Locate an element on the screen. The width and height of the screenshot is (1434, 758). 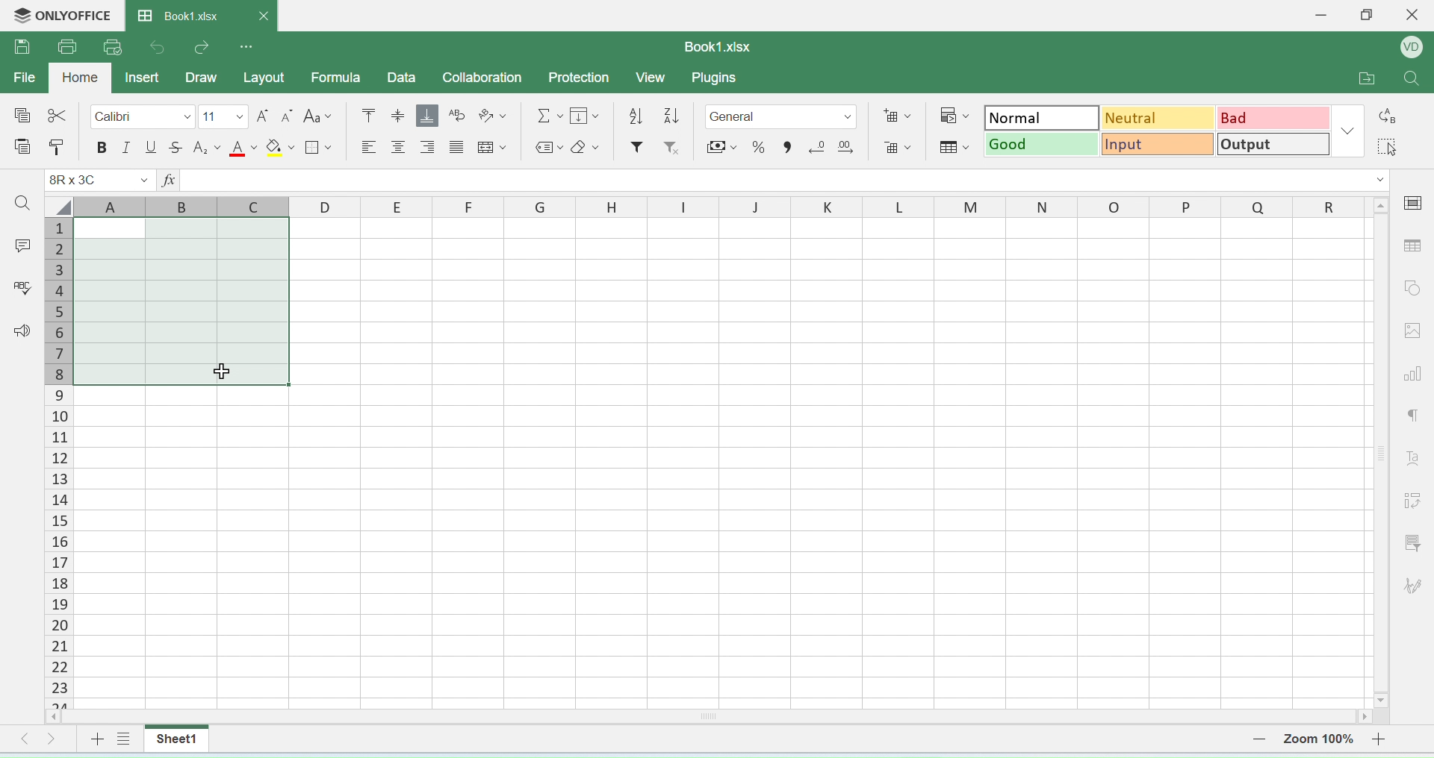
bolde is located at coordinates (101, 149).